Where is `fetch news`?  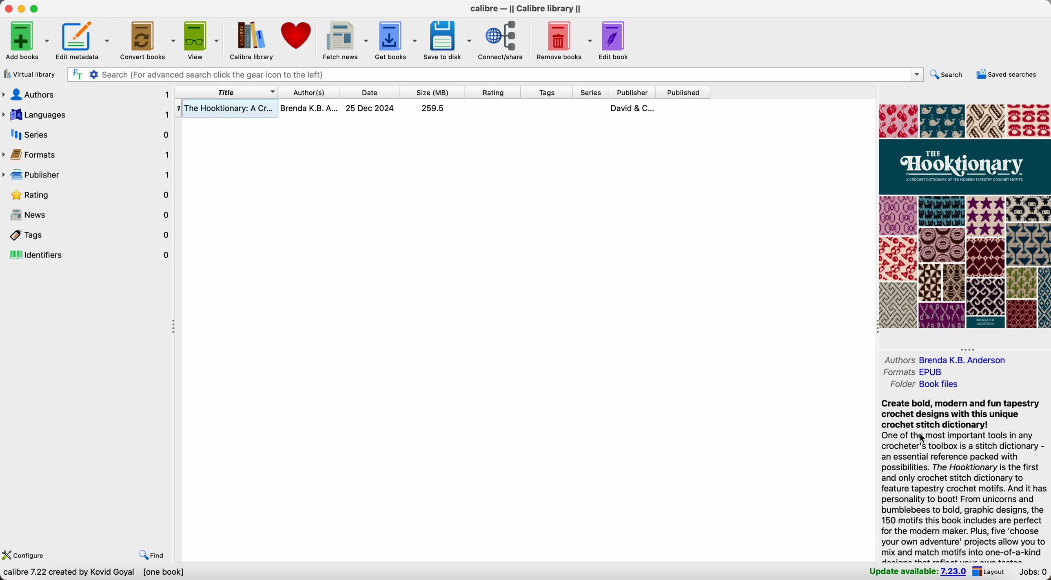 fetch news is located at coordinates (346, 40).